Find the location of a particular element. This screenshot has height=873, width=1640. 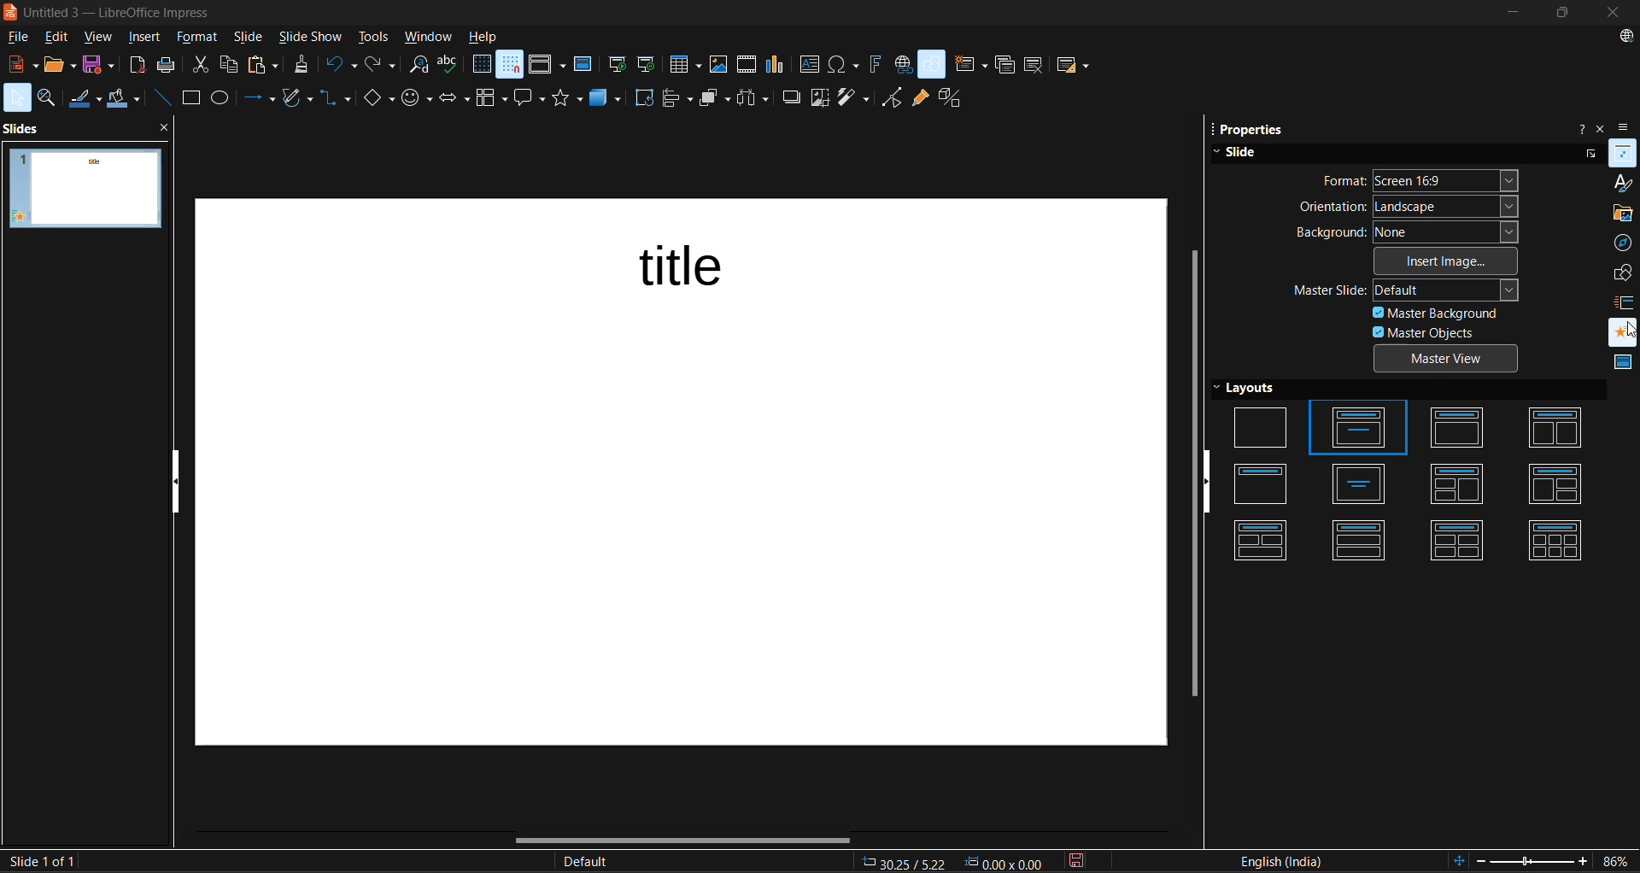

align objects is located at coordinates (679, 101).